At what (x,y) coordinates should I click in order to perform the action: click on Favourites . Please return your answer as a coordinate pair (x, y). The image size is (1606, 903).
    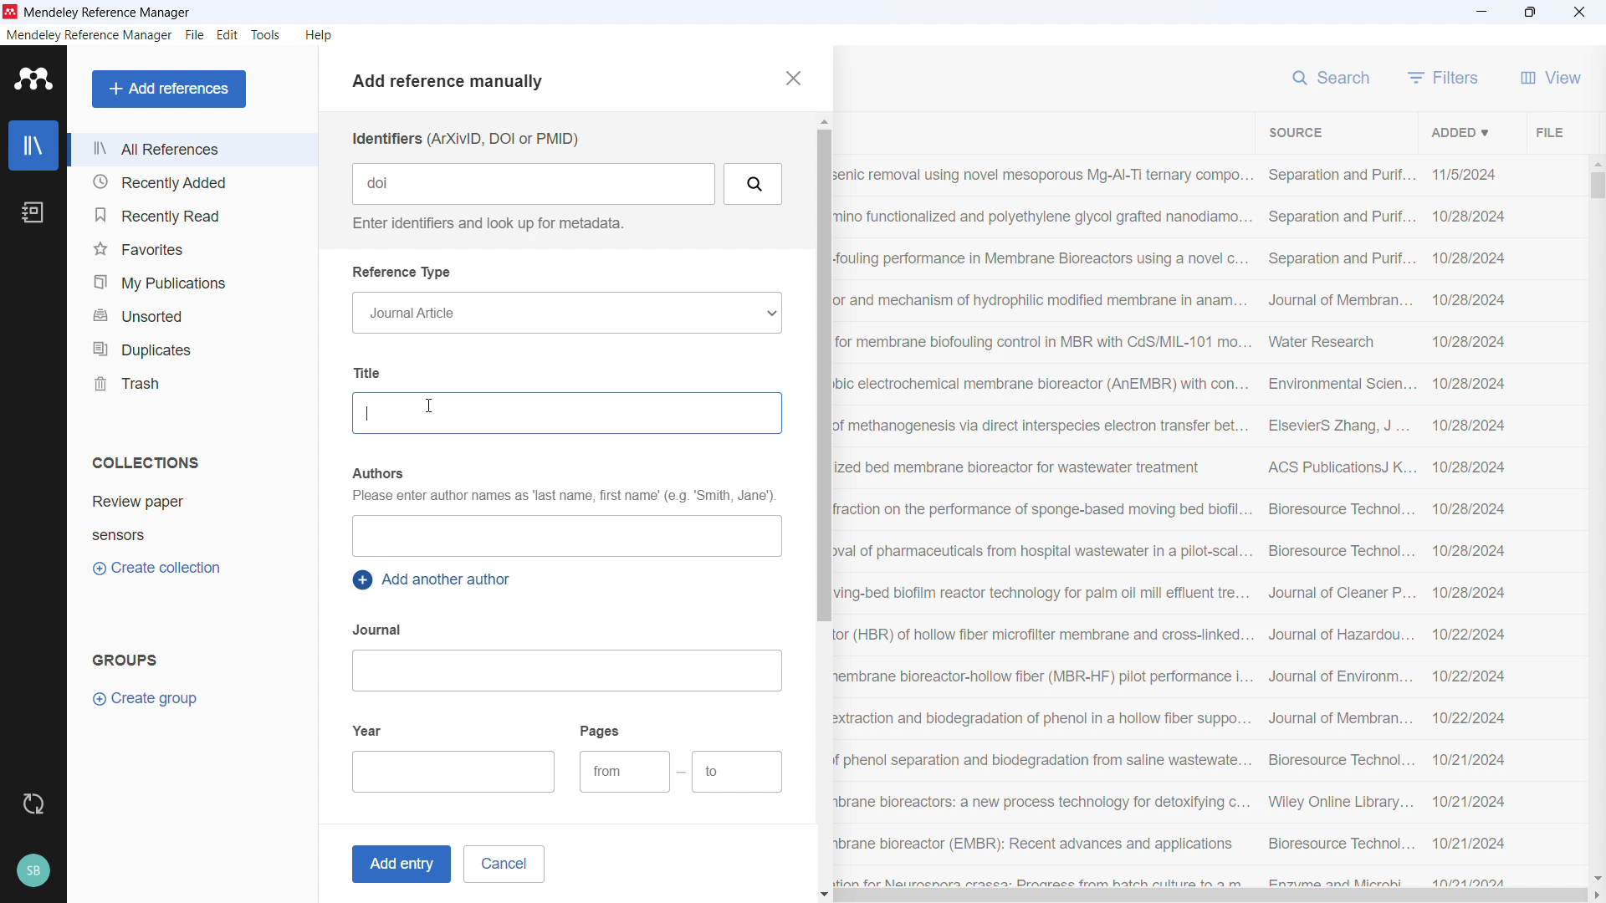
    Looking at the image, I should click on (191, 248).